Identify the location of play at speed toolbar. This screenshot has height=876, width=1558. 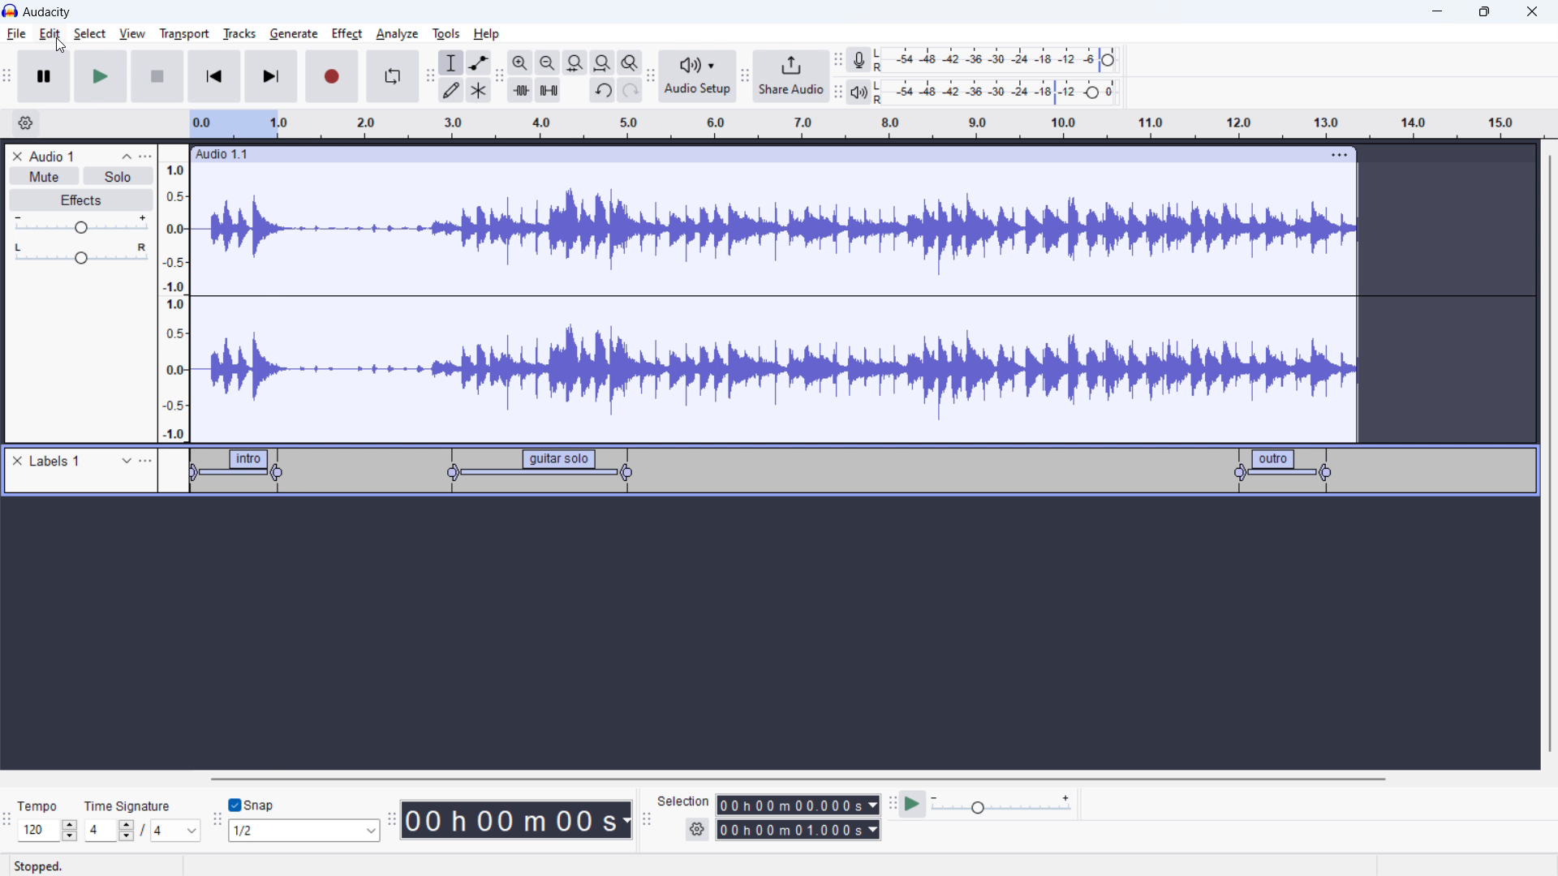
(892, 805).